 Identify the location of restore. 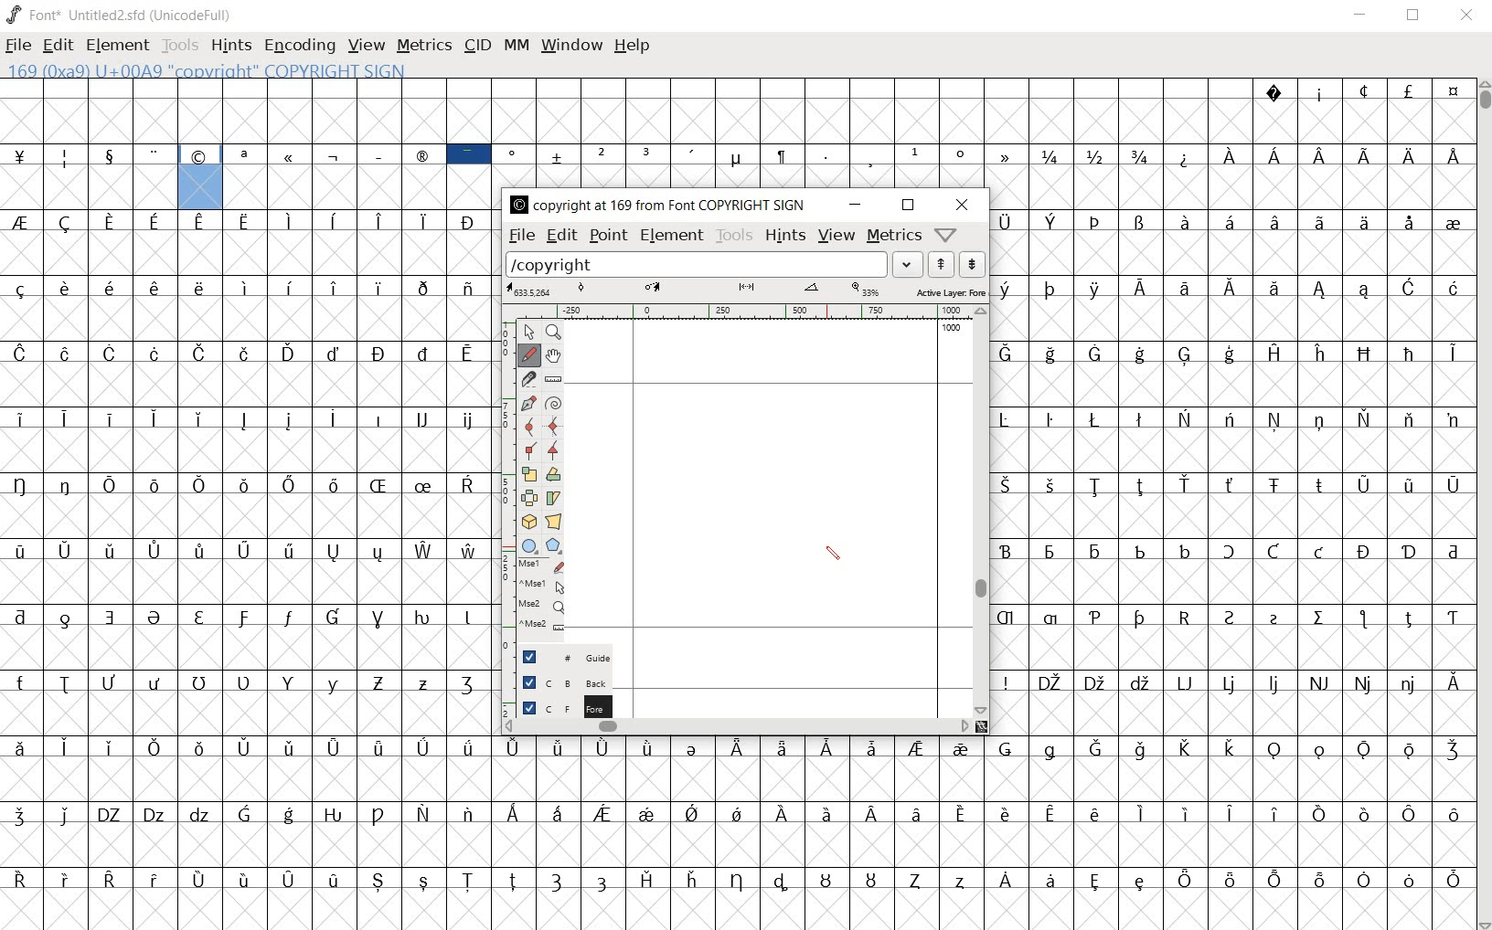
(909, 206).